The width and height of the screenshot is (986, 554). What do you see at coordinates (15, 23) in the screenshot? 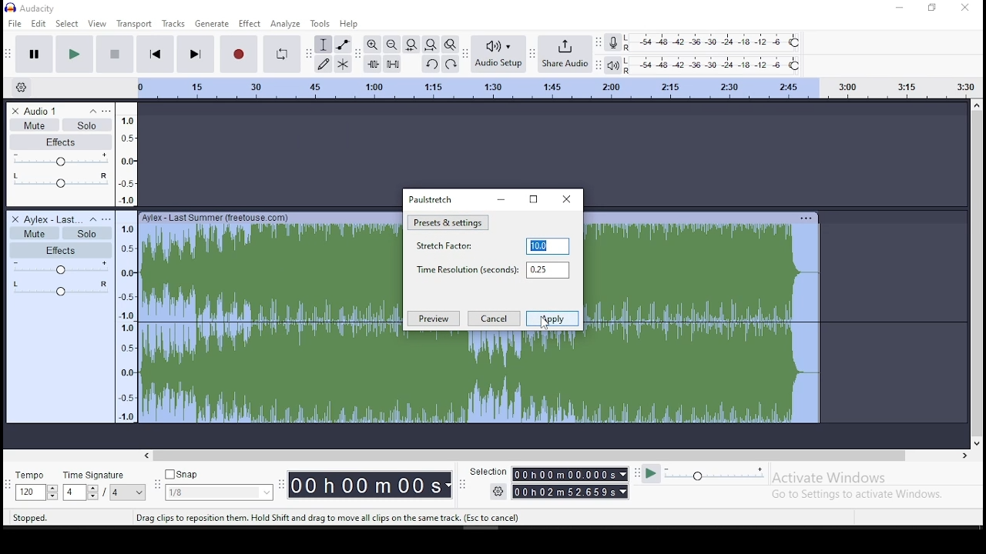
I see `file` at bounding box center [15, 23].